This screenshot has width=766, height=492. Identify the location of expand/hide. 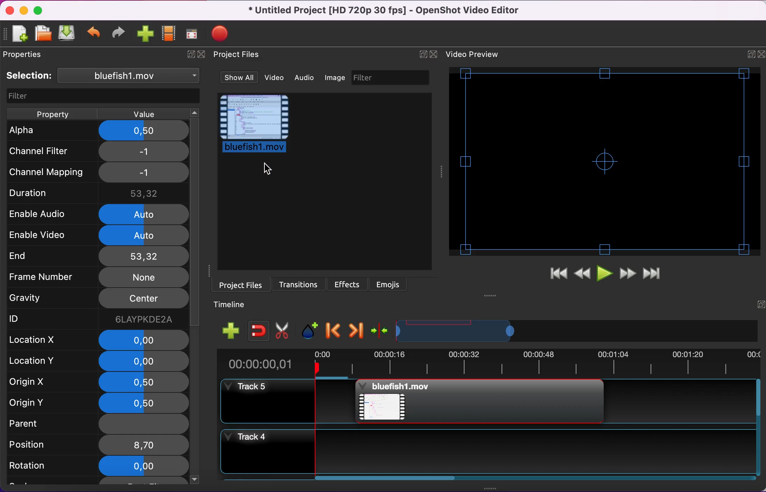
(746, 56).